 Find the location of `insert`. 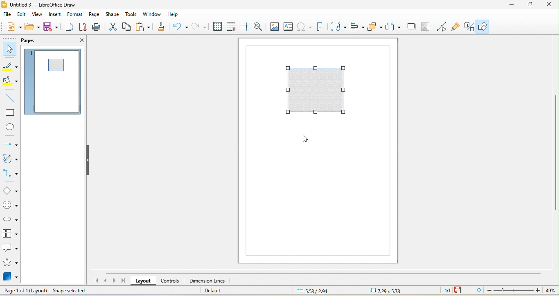

insert is located at coordinates (57, 14).